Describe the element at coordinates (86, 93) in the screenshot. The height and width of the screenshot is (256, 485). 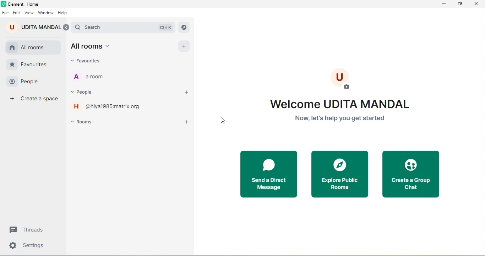
I see `people` at that location.